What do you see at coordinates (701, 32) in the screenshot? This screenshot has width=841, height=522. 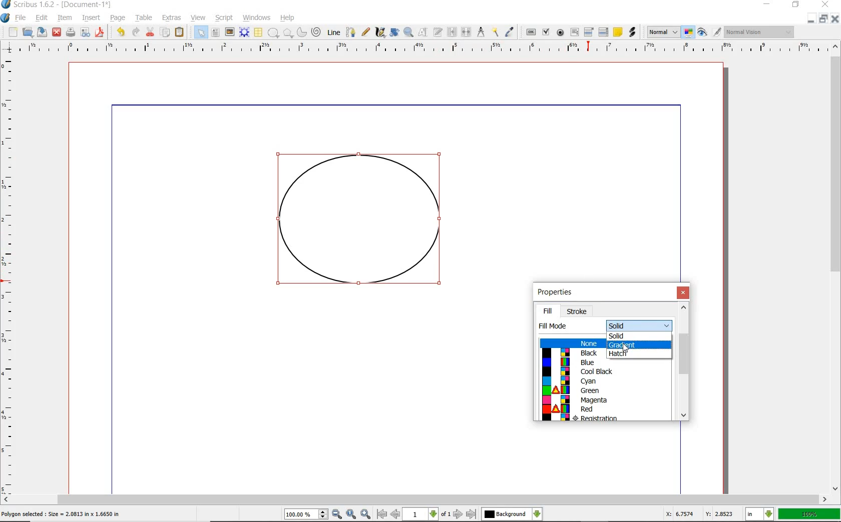 I see `PREVIEW MODE` at bounding box center [701, 32].